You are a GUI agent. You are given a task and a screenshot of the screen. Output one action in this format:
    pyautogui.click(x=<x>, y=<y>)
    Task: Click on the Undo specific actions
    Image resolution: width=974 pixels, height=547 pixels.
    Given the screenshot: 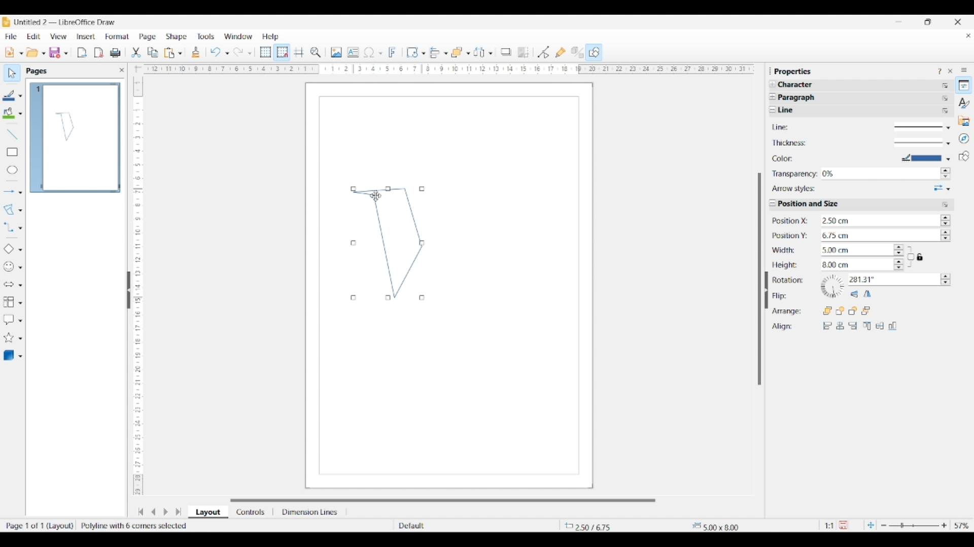 What is the action you would take?
    pyautogui.click(x=227, y=53)
    